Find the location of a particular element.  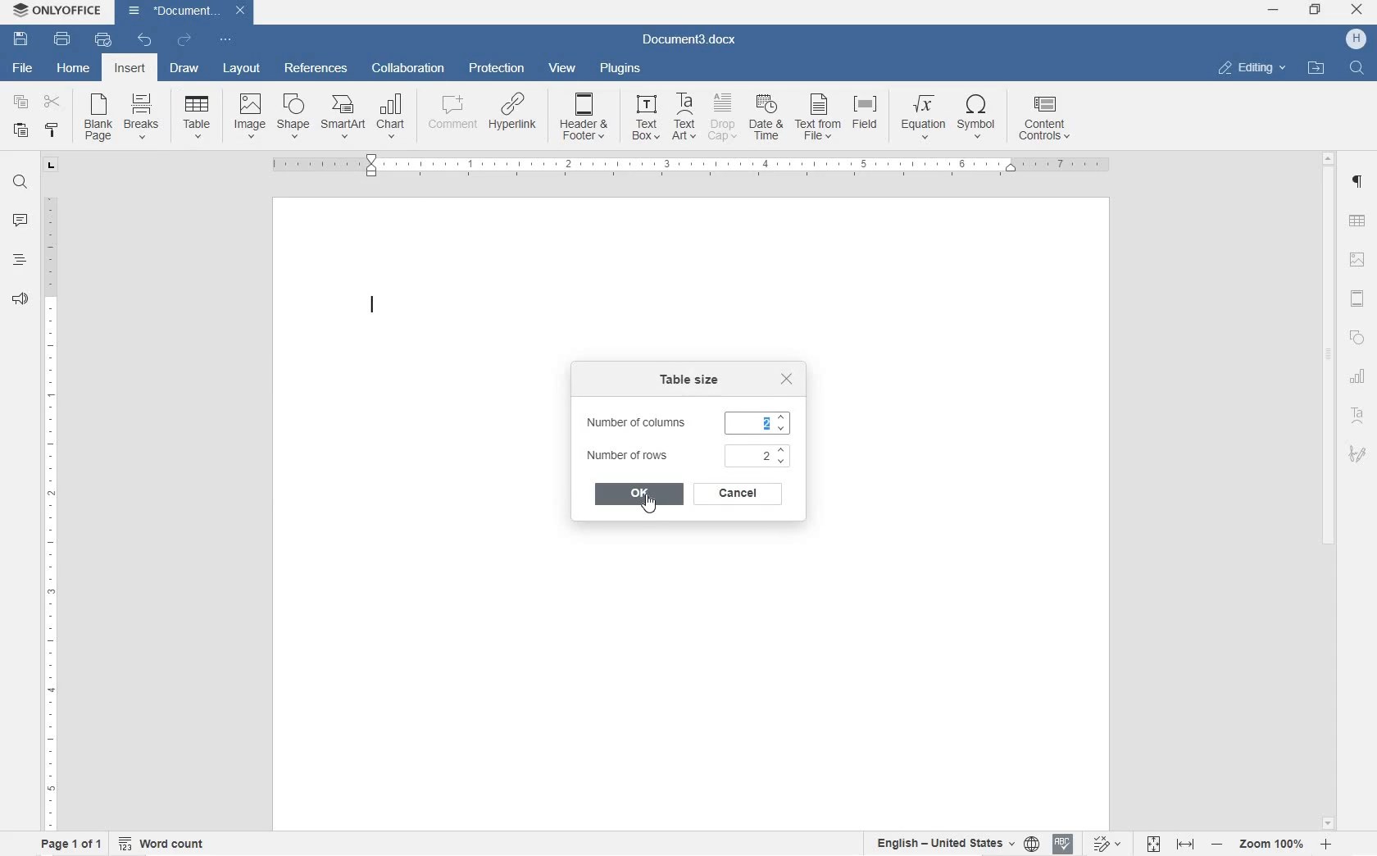

RULER is located at coordinates (48, 509).